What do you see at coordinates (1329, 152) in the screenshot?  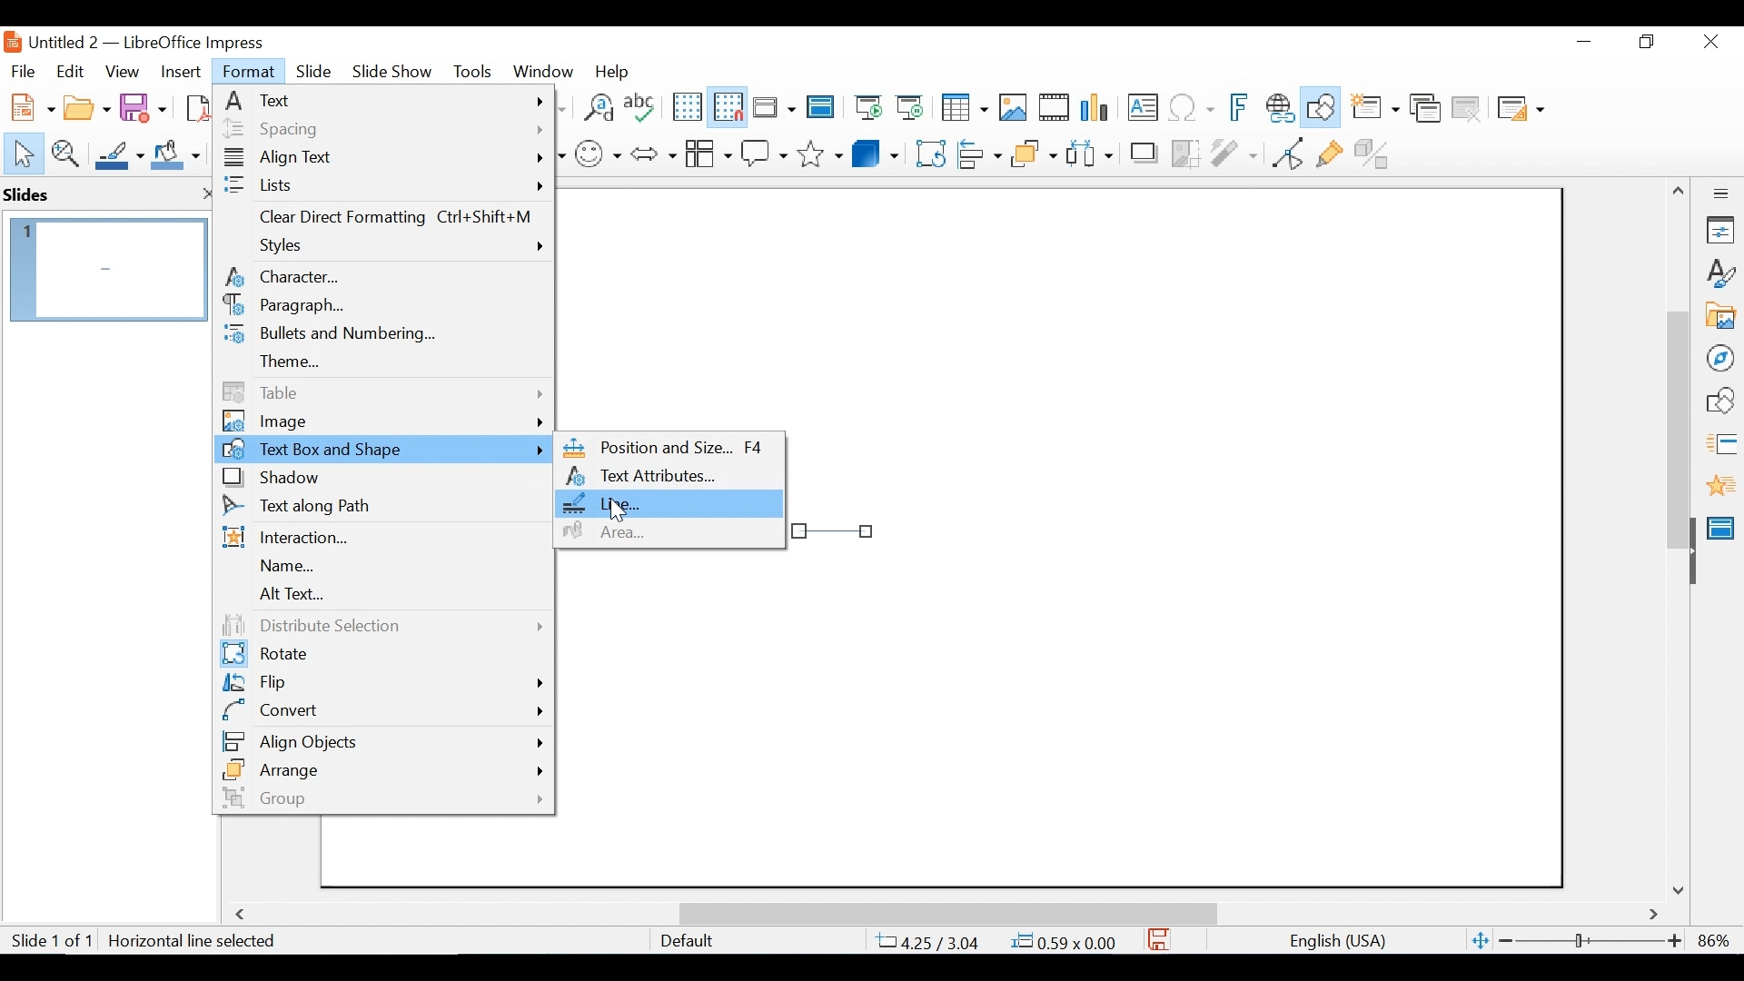 I see `Show Gluepoint Functions` at bounding box center [1329, 152].